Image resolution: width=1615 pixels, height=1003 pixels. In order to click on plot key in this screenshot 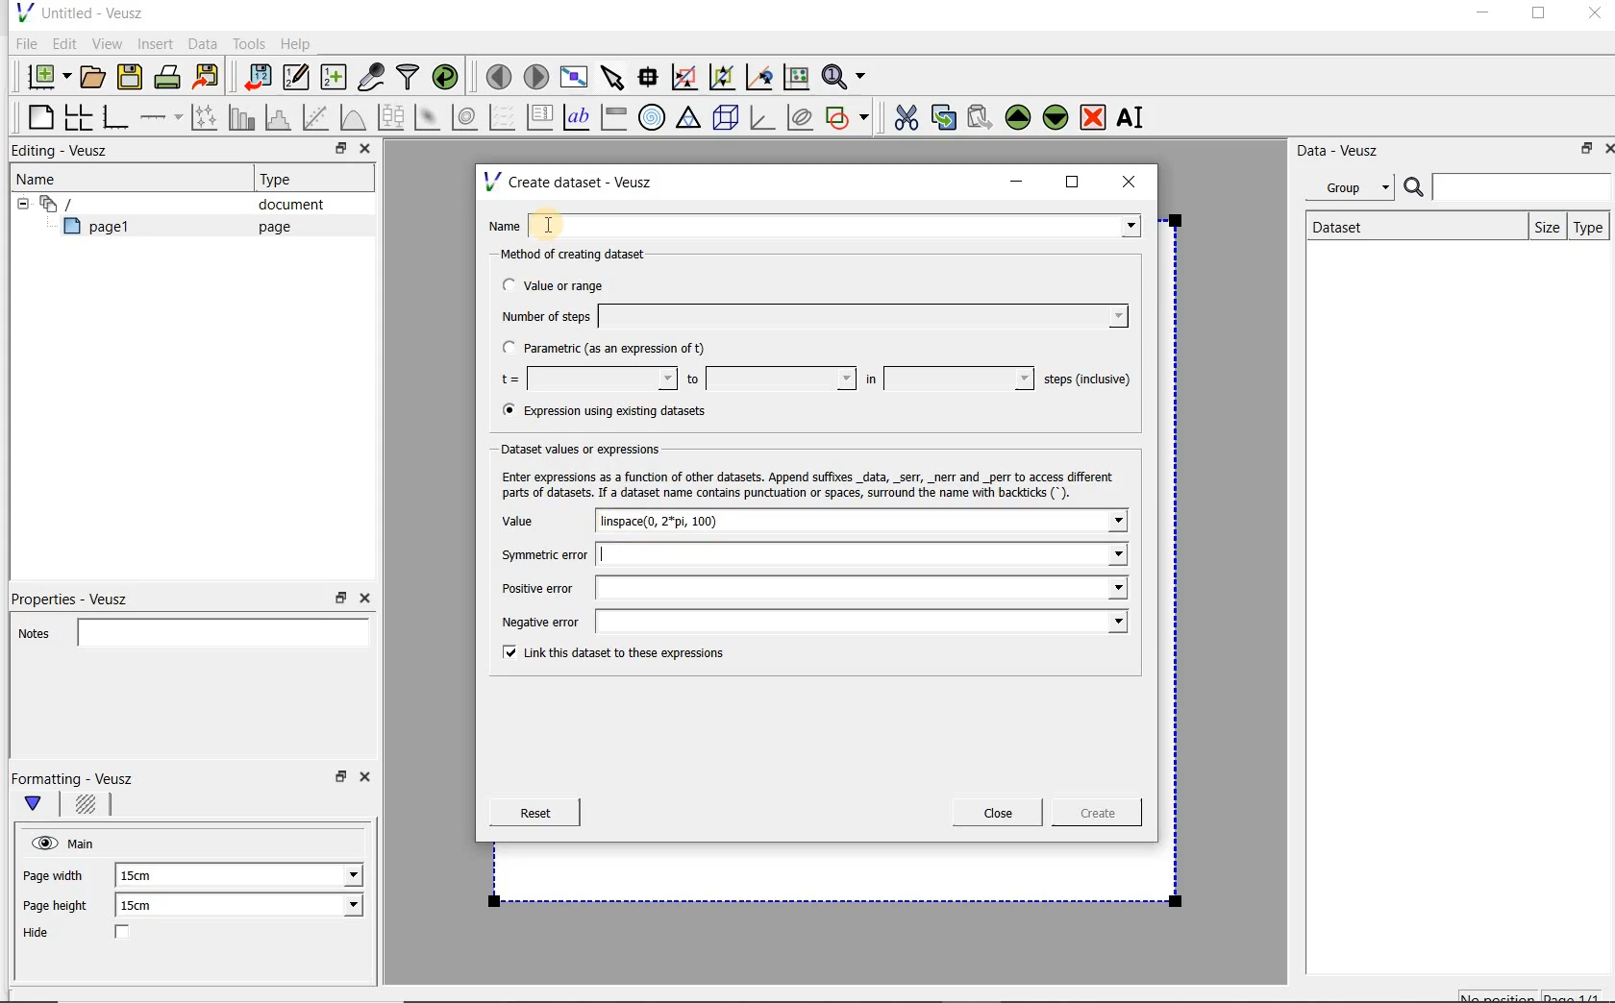, I will do `click(541, 117)`.